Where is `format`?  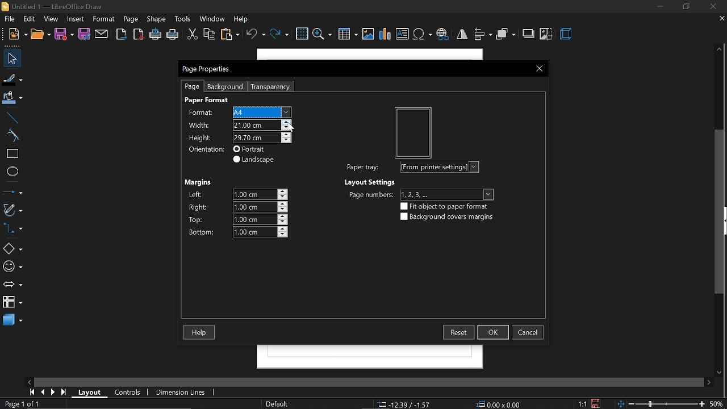 format is located at coordinates (200, 111).